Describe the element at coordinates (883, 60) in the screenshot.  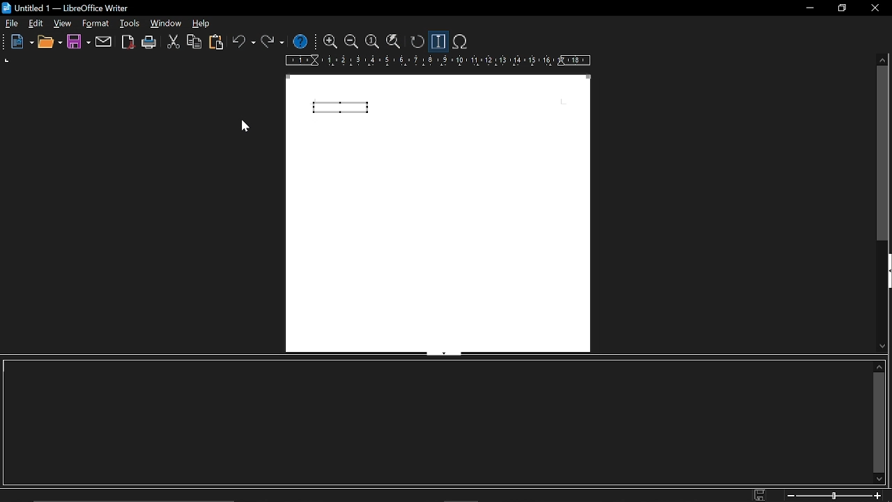
I see `move up` at that location.